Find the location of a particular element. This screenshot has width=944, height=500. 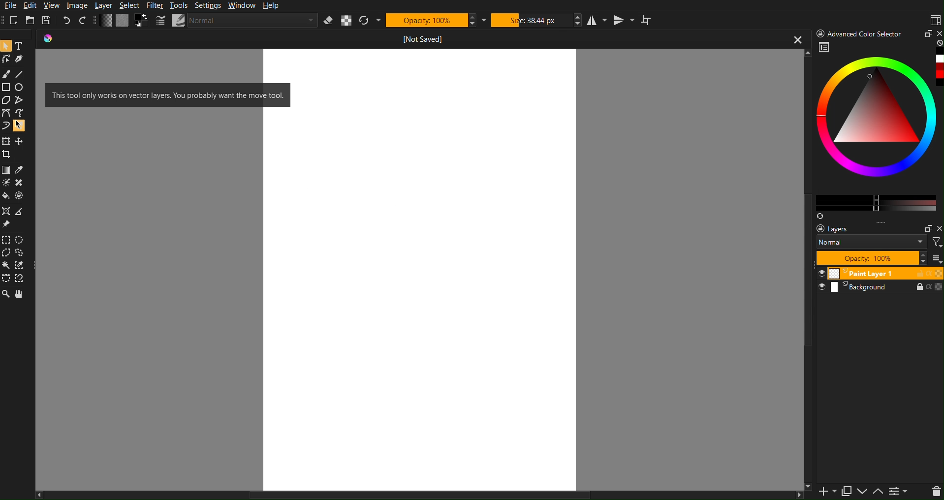

add is located at coordinates (822, 493).